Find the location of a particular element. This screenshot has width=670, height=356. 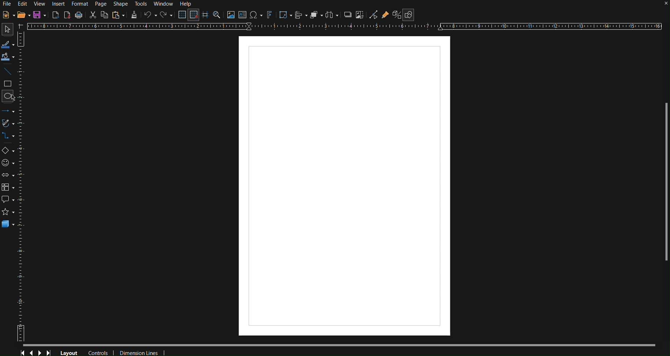

Rectangle is located at coordinates (9, 84).